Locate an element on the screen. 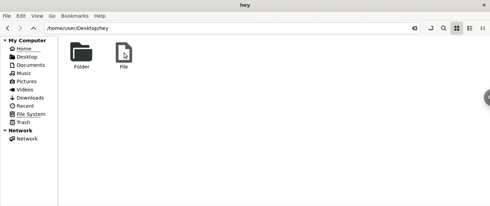 This screenshot has width=490, height=206. Videos is located at coordinates (26, 90).